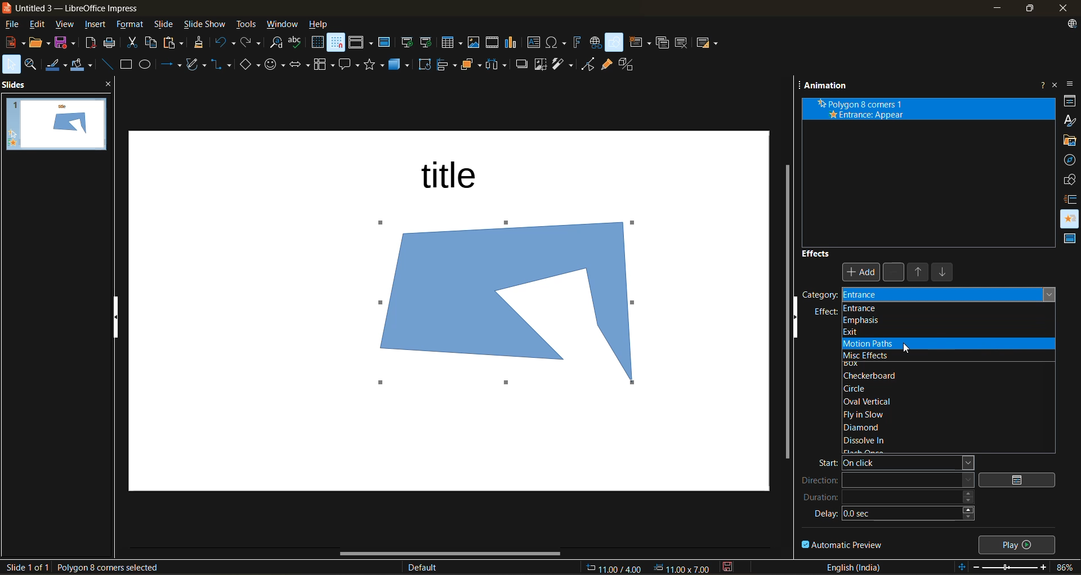 This screenshot has height=575, width=1081. Describe the element at coordinates (860, 428) in the screenshot. I see `diamond` at that location.